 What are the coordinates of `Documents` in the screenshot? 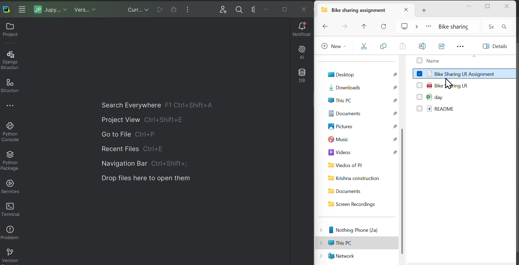 It's located at (352, 190).